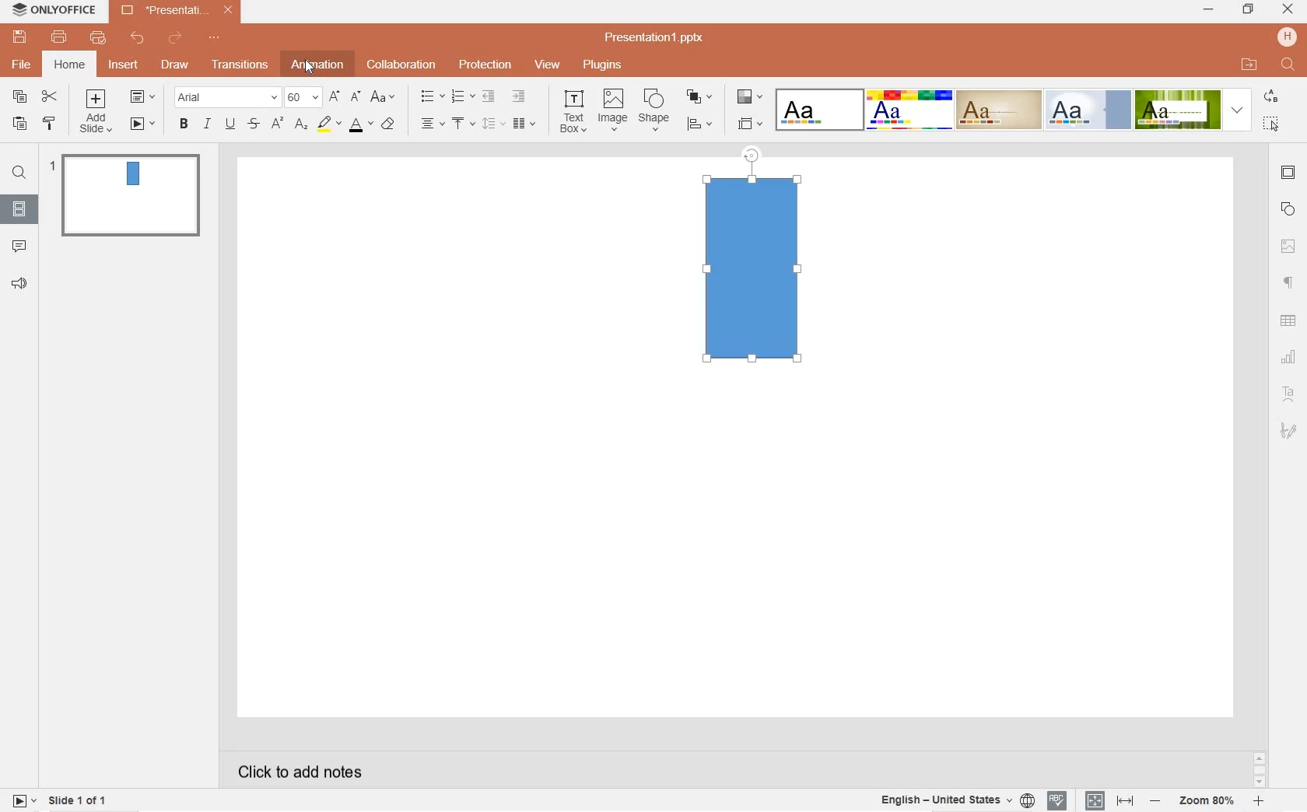  Describe the element at coordinates (23, 65) in the screenshot. I see `file` at that location.